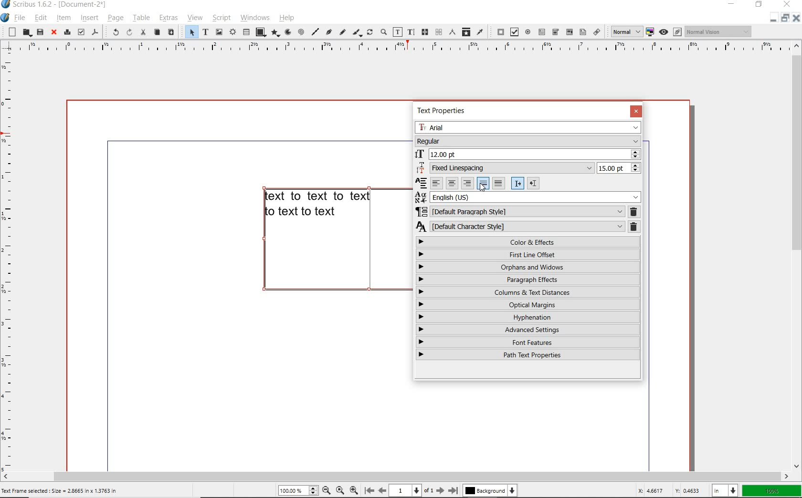 The image size is (802, 498). Describe the element at coordinates (128, 32) in the screenshot. I see `redo` at that location.